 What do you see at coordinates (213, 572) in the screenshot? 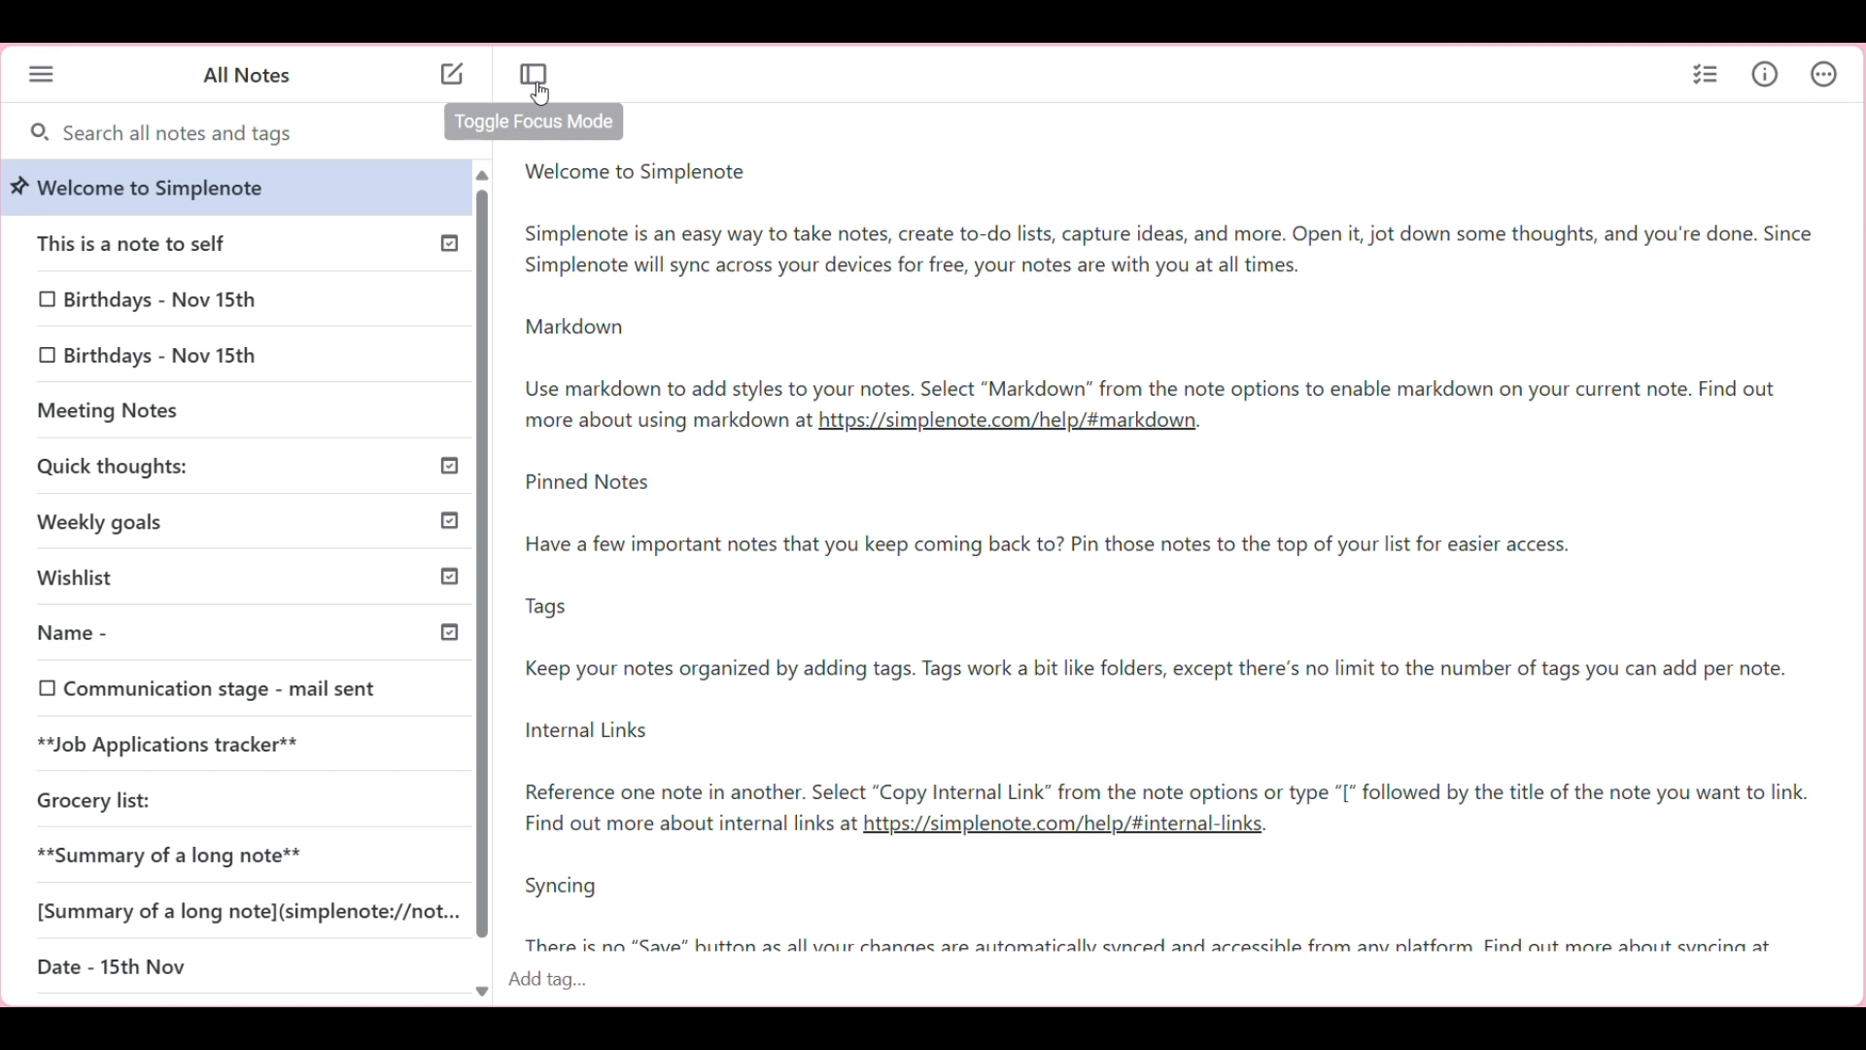
I see `Wishlist` at bounding box center [213, 572].